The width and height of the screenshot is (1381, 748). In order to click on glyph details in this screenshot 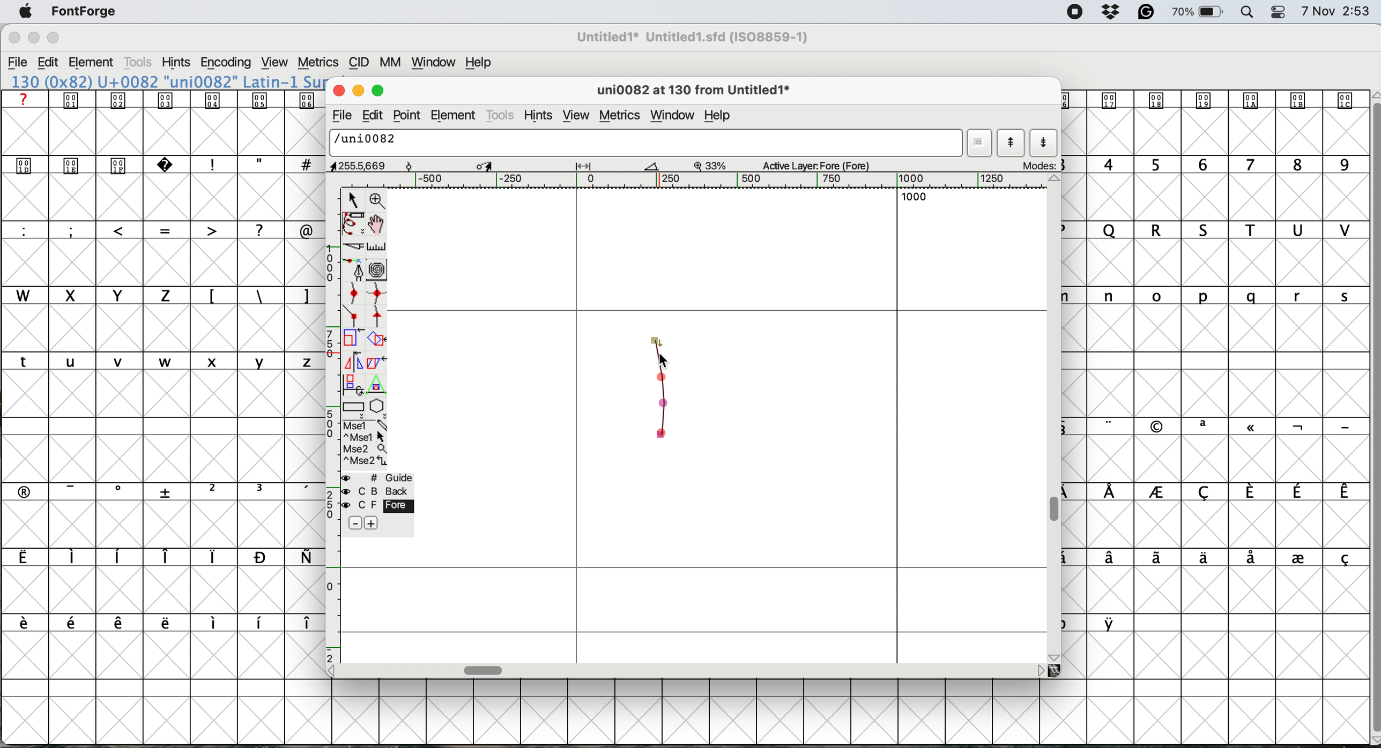, I will do `click(700, 92)`.